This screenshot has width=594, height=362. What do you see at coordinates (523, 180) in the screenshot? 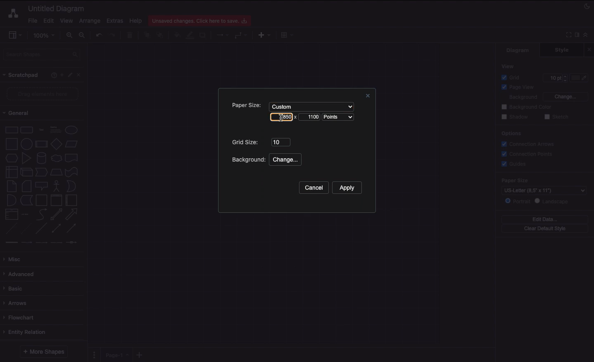
I see `Paper size` at bounding box center [523, 180].